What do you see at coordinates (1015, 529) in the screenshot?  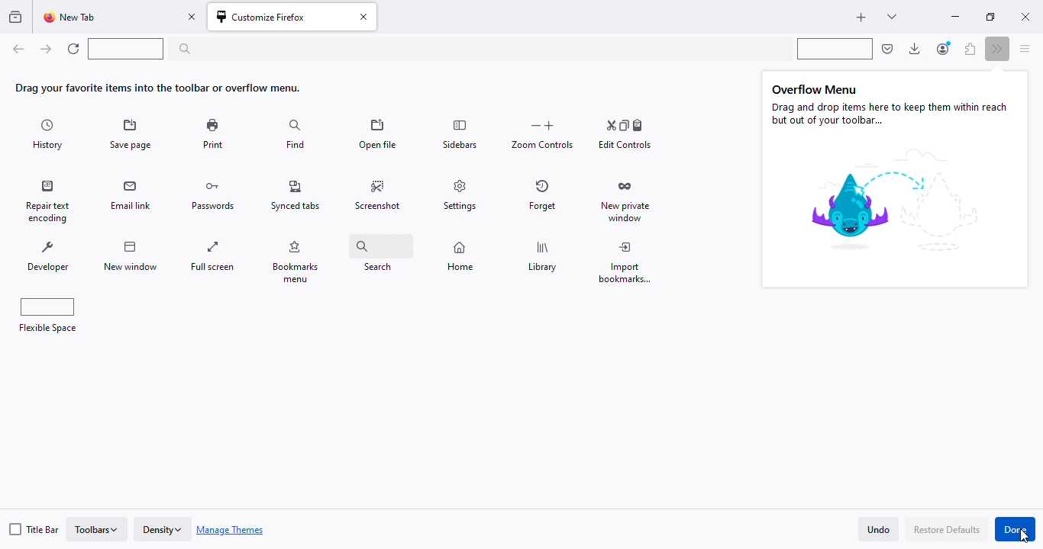 I see `done` at bounding box center [1015, 529].